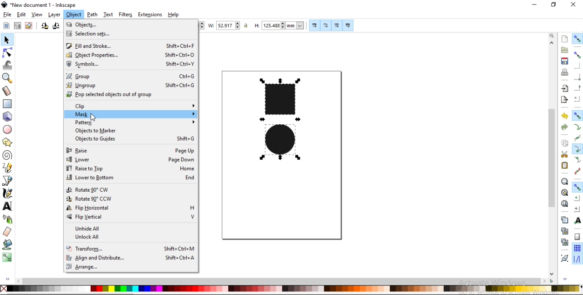 This screenshot has height=295, width=583. Describe the element at coordinates (326, 26) in the screenshot. I see `scale radii of rounded corners` at that location.